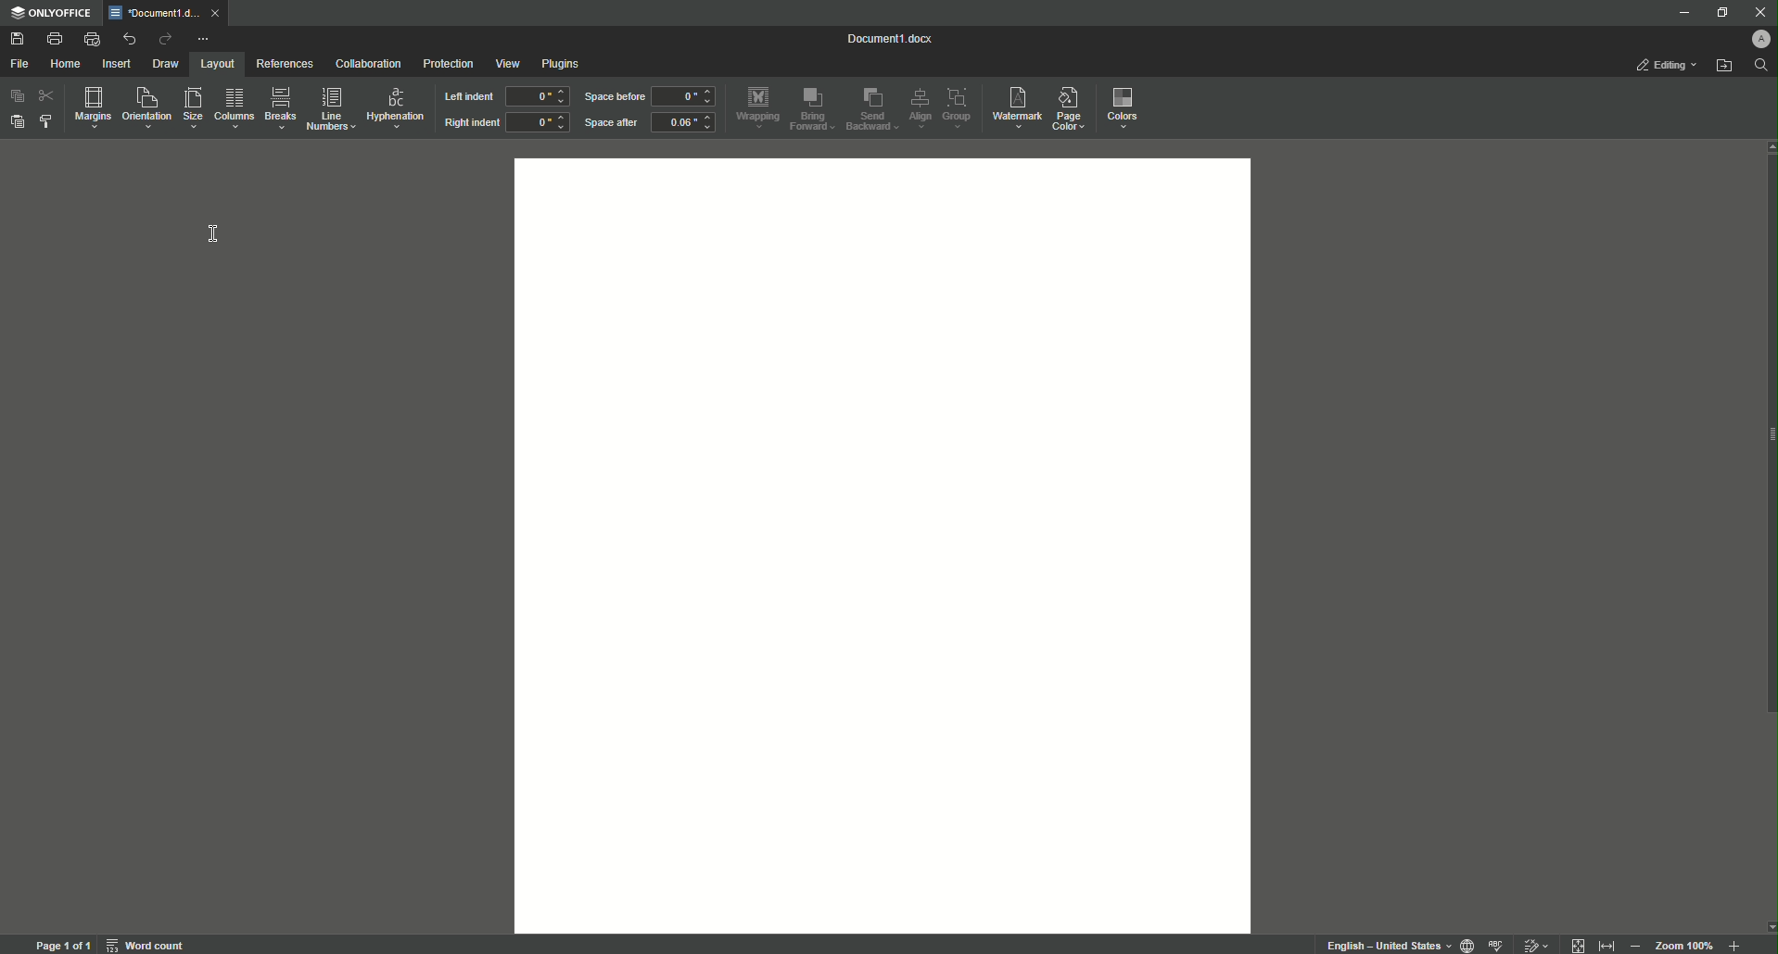  I want to click on Page 1 of 1, so click(60, 945).